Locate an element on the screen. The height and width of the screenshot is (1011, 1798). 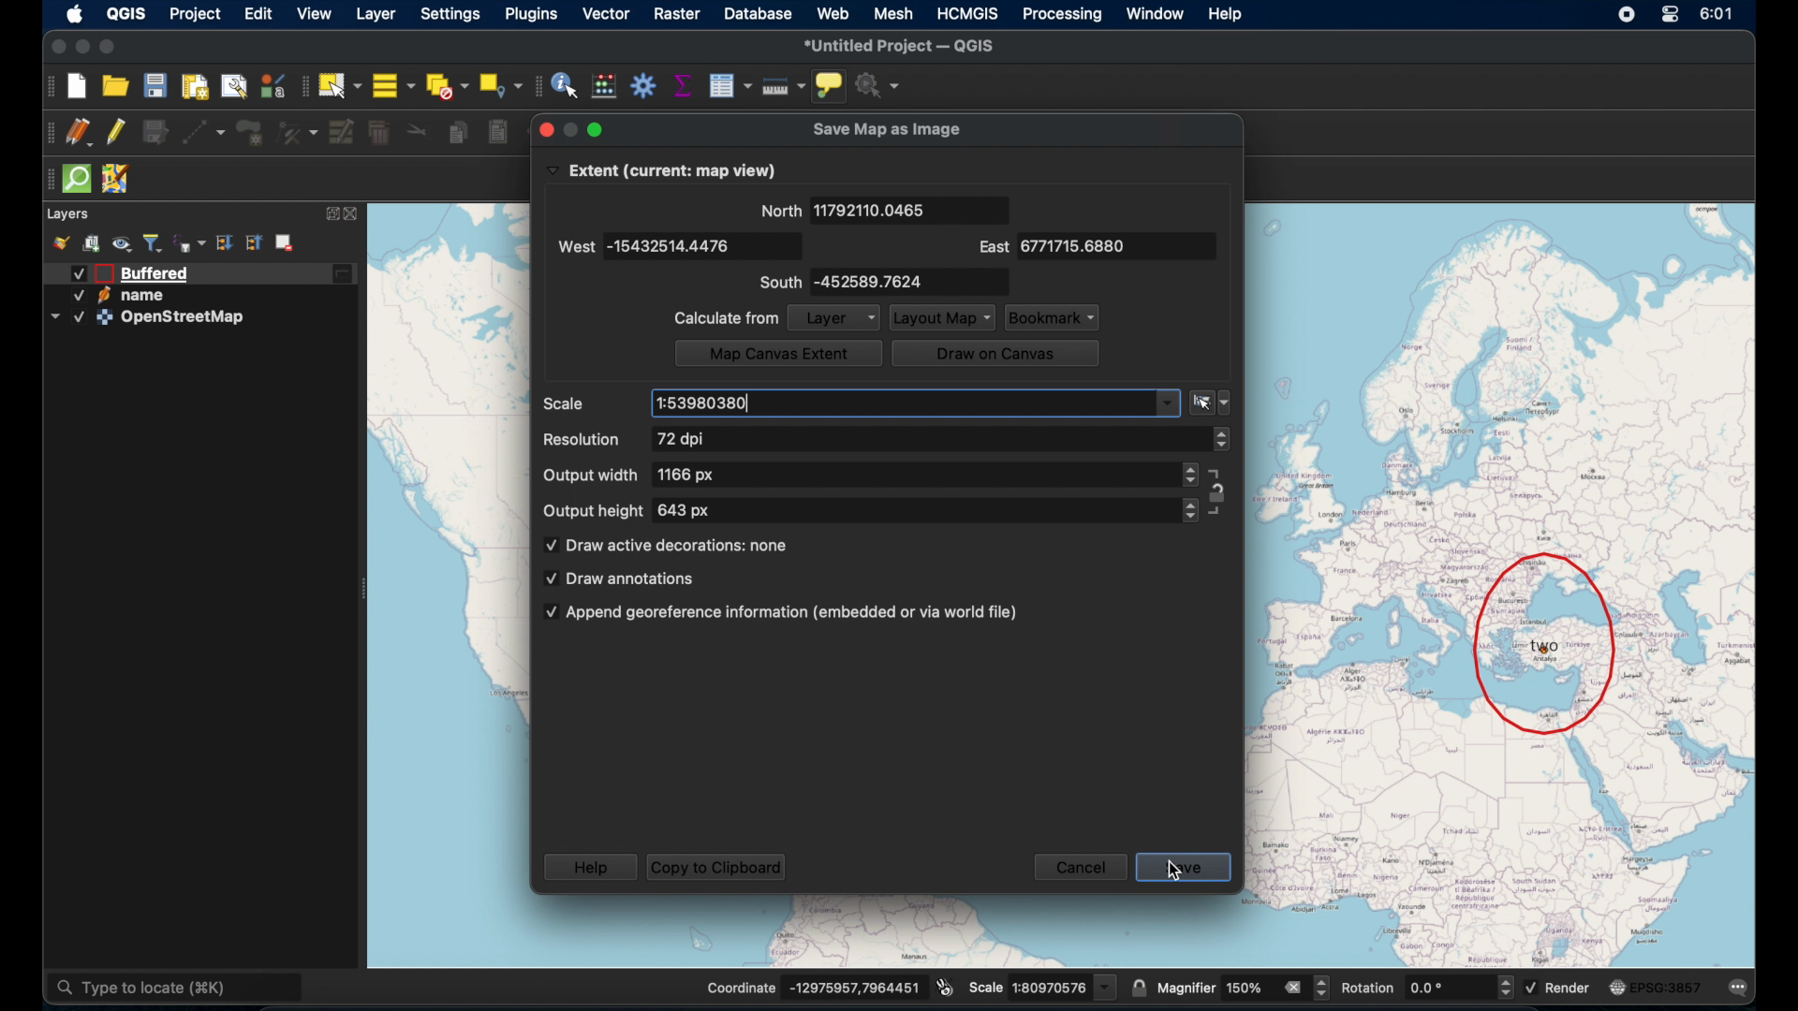
stepper buttons is located at coordinates (1191, 511).